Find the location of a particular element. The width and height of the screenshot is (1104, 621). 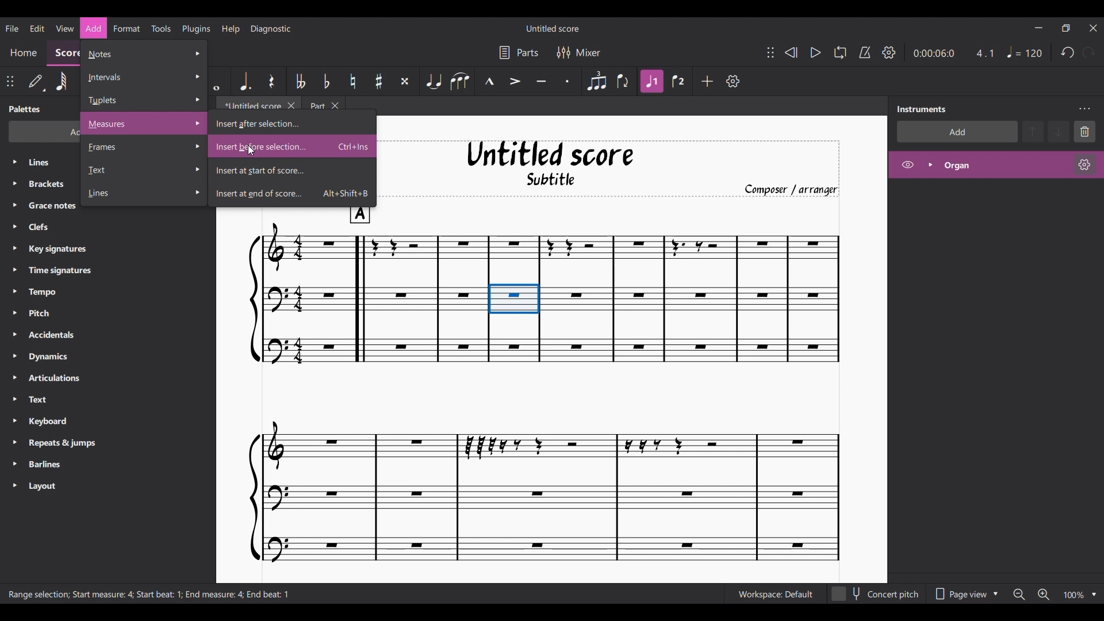

Redo is located at coordinates (1089, 53).